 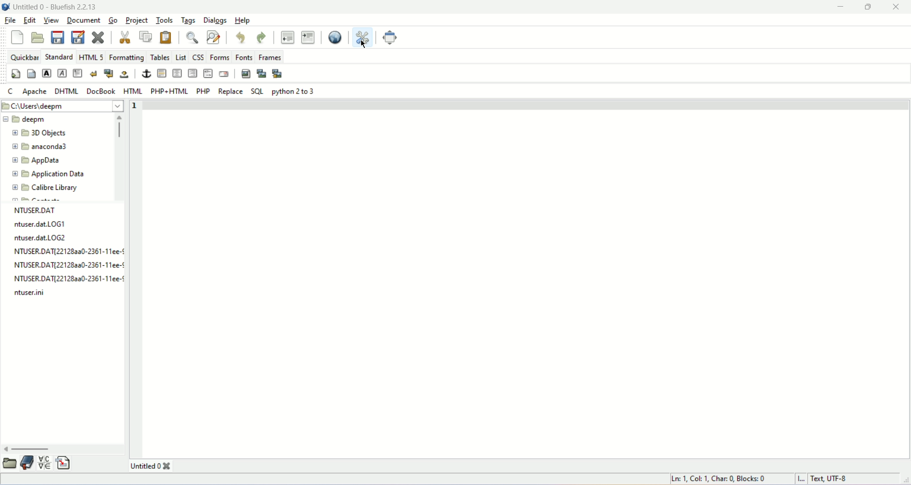 I want to click on advanced find and replace, so click(x=213, y=37).